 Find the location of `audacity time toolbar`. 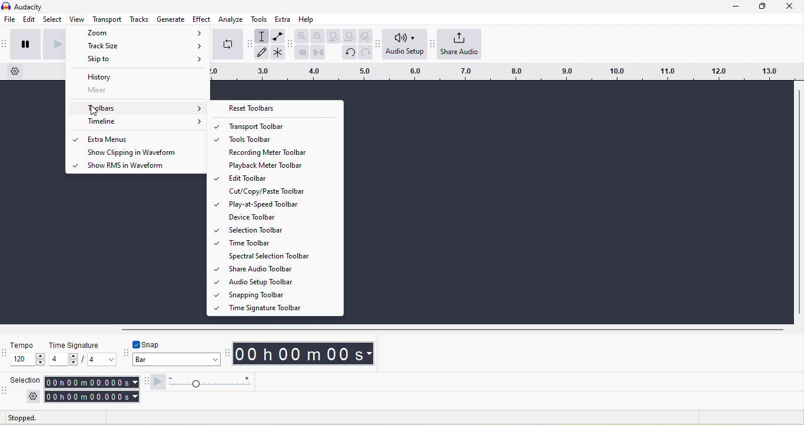

audacity time toolbar is located at coordinates (226, 354).